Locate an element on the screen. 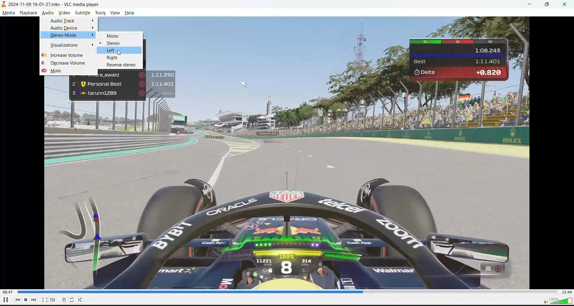 The width and height of the screenshot is (574, 306). decrease volume is located at coordinates (68, 62).